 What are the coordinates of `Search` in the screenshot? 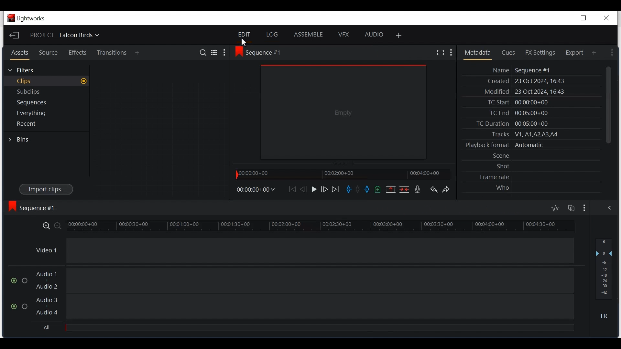 It's located at (202, 52).